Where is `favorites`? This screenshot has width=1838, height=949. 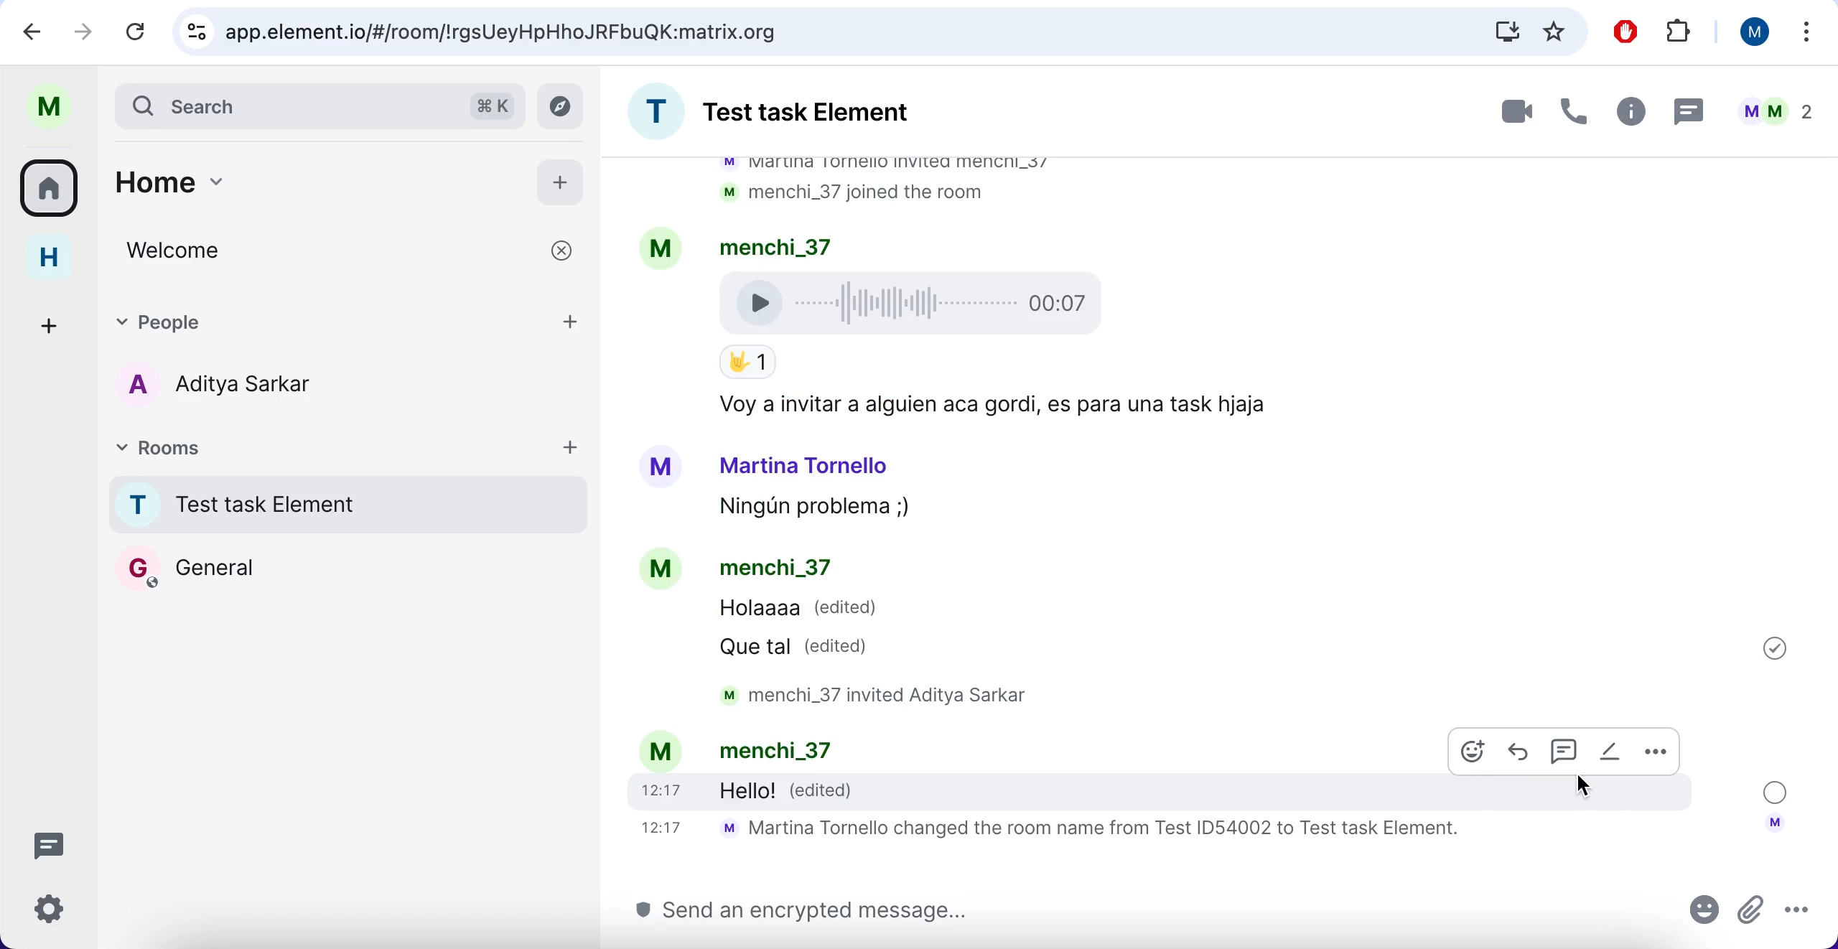 favorites is located at coordinates (1557, 30).